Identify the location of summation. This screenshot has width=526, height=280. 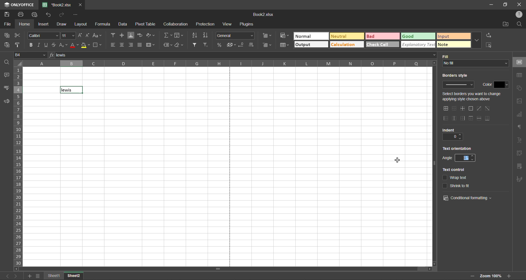
(167, 36).